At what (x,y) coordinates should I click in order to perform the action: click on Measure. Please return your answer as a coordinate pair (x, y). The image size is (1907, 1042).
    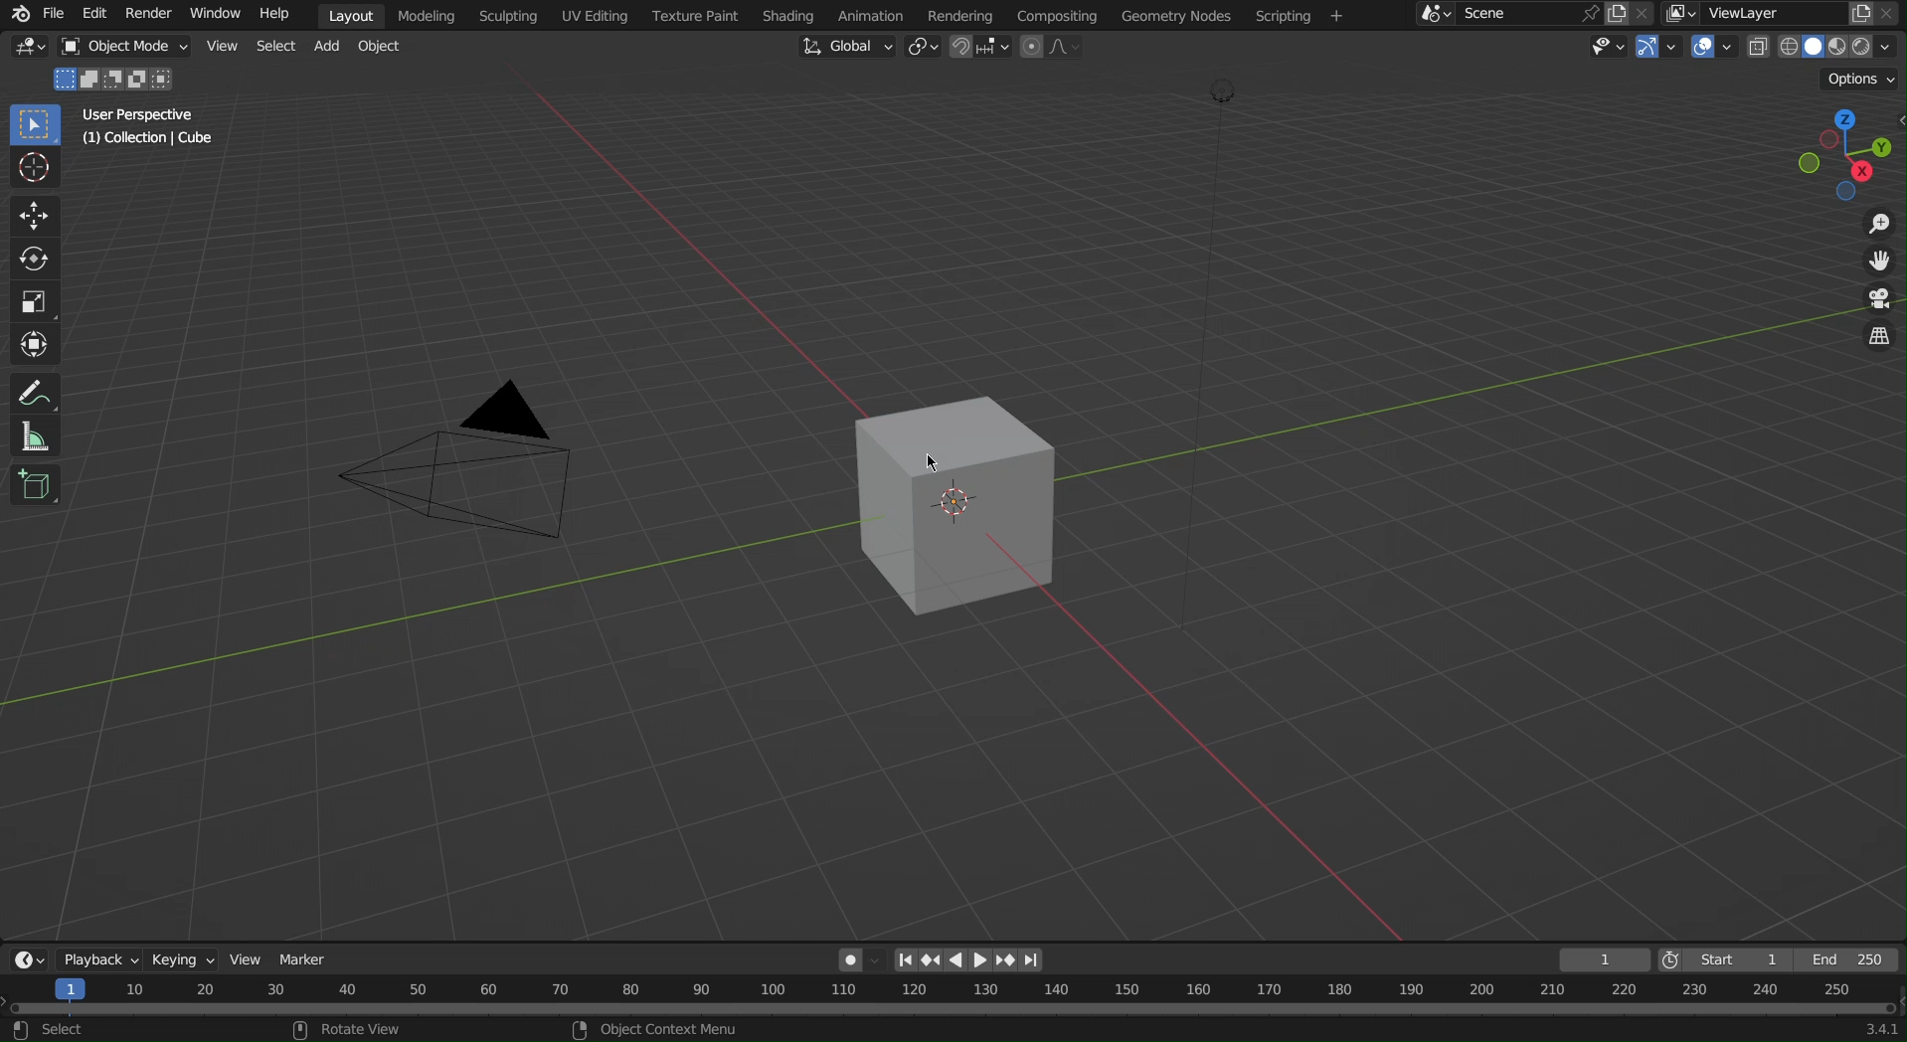
    Looking at the image, I should click on (32, 436).